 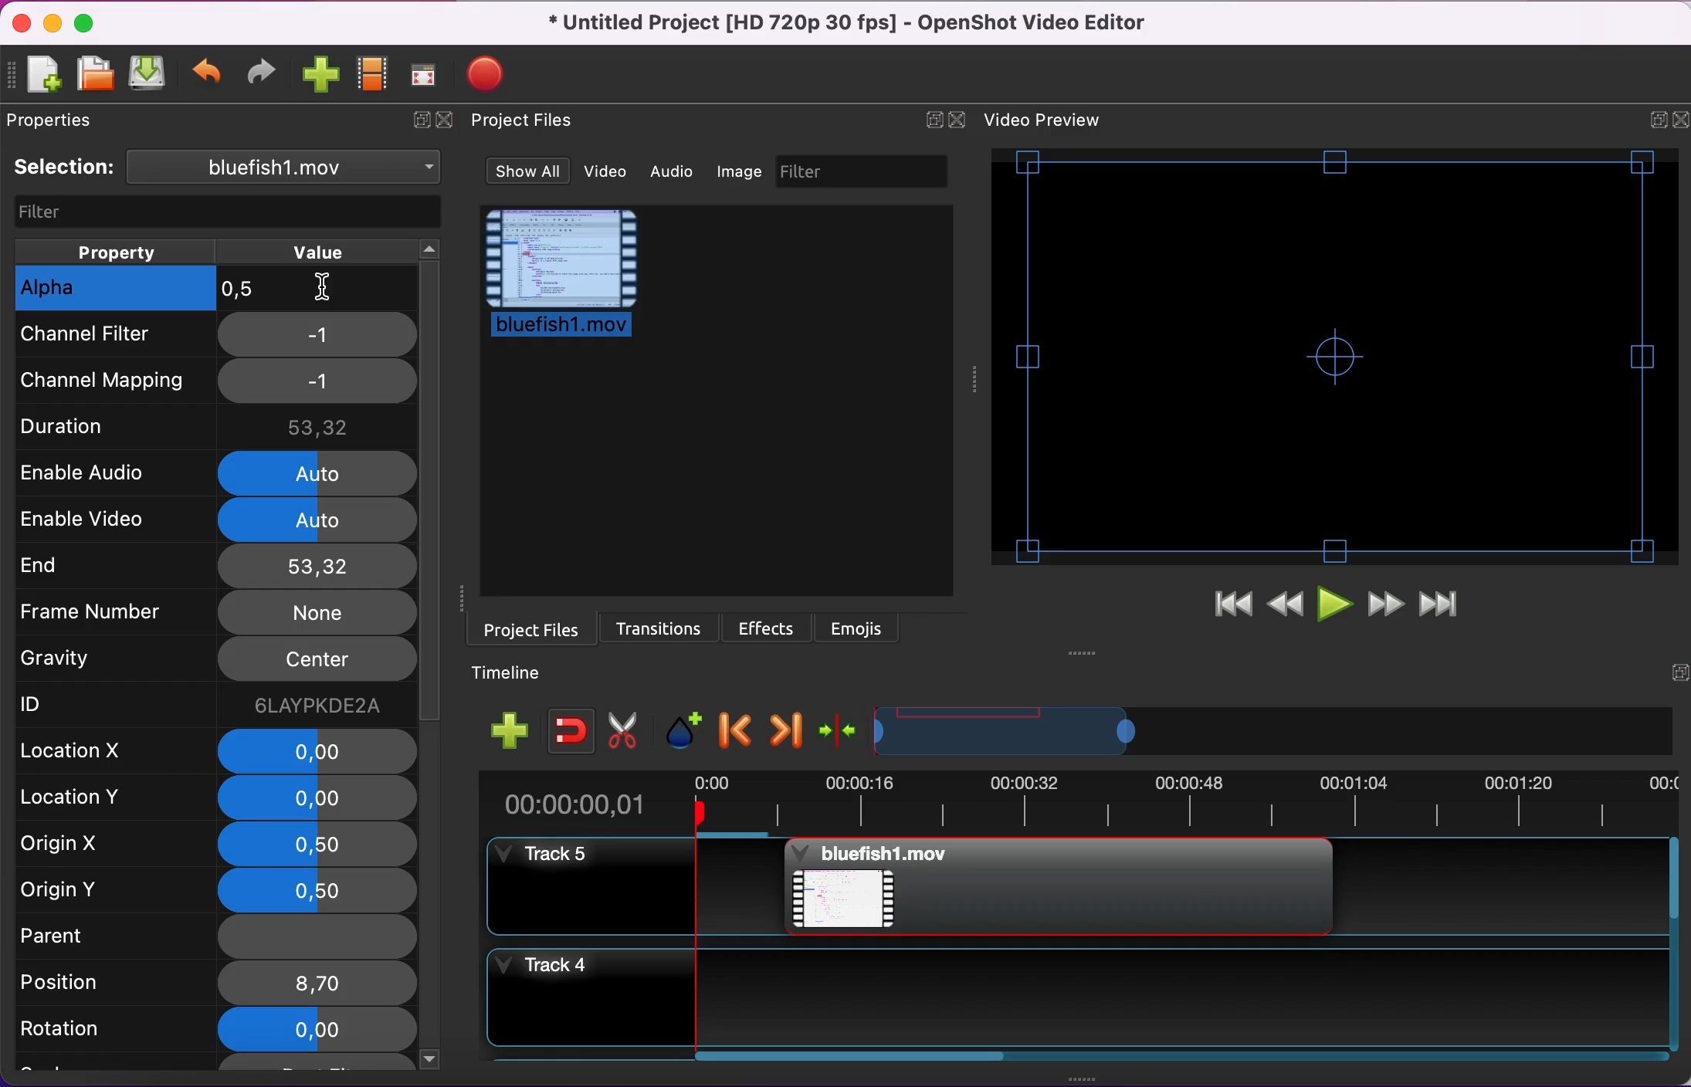 I want to click on frame number, so click(x=111, y=614).